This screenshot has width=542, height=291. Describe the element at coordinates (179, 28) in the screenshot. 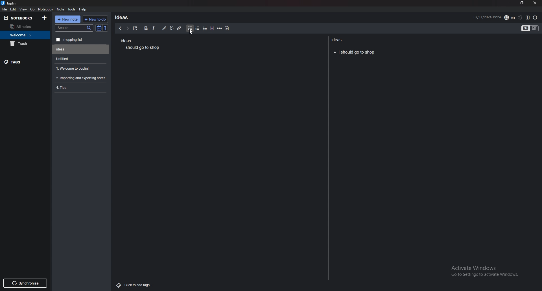

I see `attachment` at that location.